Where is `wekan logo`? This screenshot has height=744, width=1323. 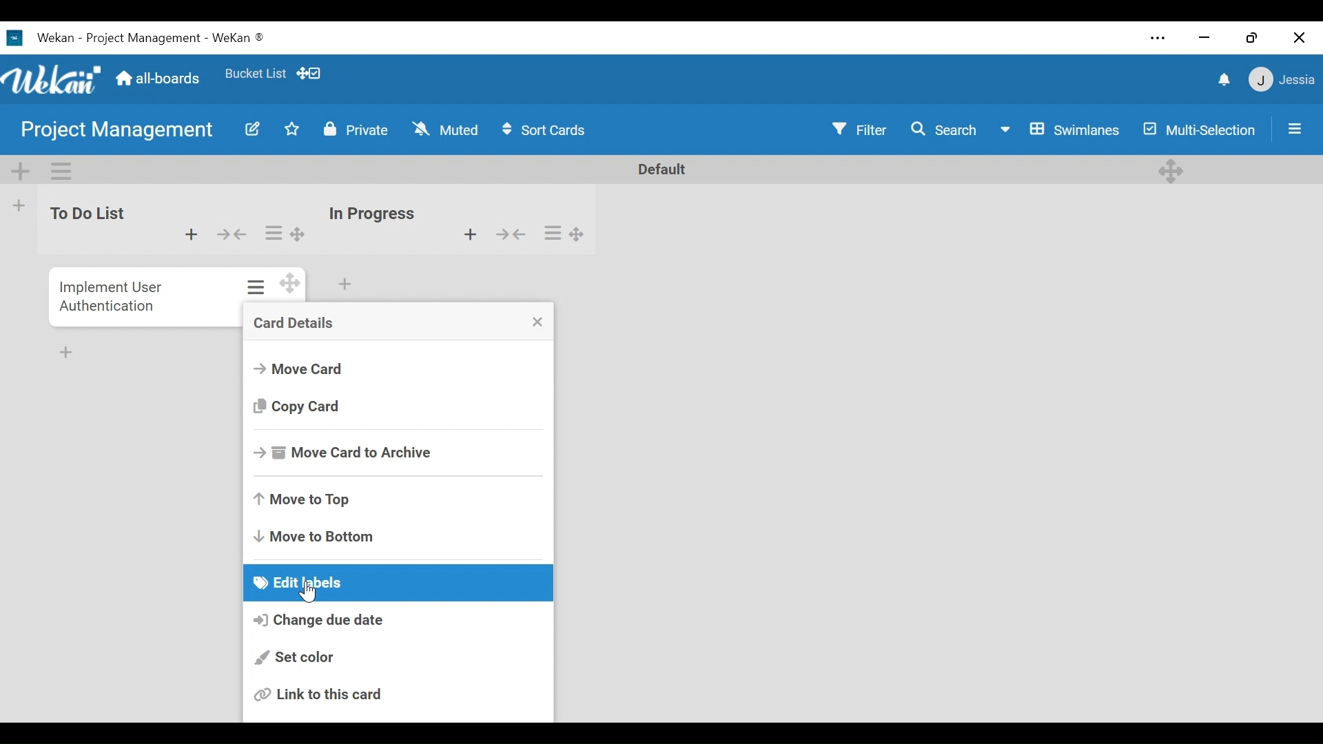
wekan logo is located at coordinates (12, 39).